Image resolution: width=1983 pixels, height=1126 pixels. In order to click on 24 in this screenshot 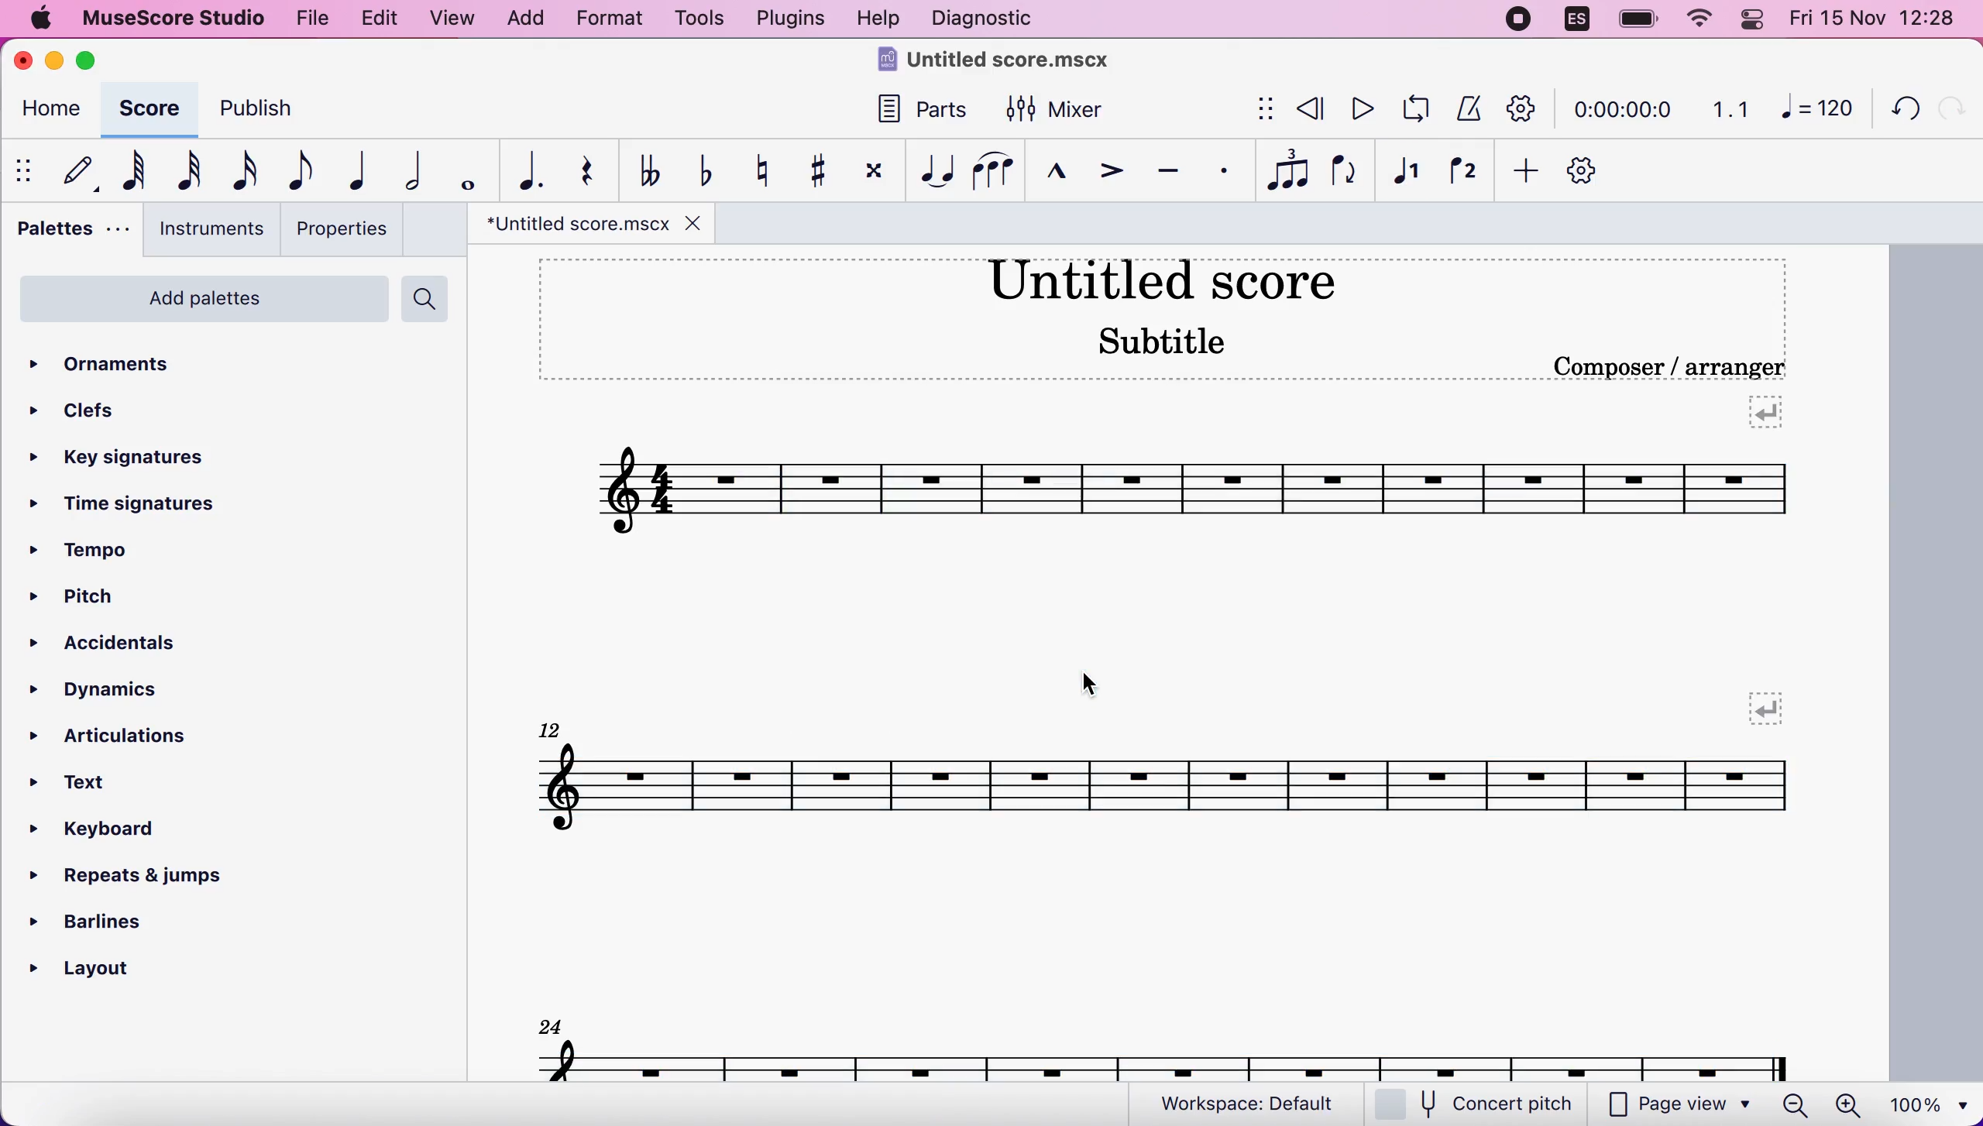, I will do `click(551, 1025)`.